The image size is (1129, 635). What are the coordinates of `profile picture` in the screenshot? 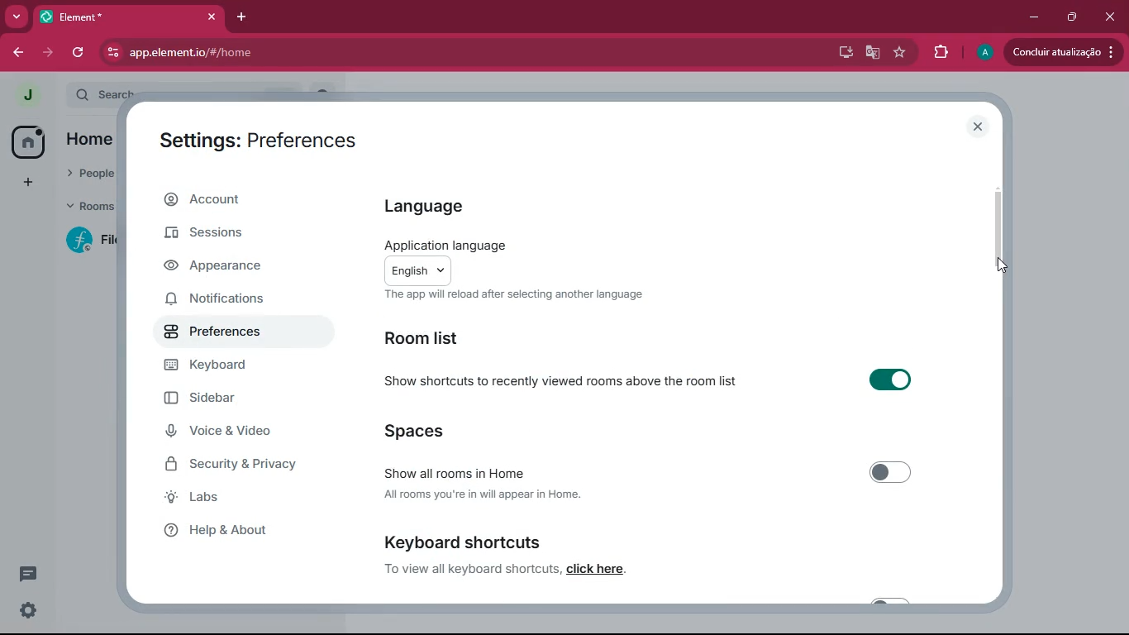 It's located at (23, 94).